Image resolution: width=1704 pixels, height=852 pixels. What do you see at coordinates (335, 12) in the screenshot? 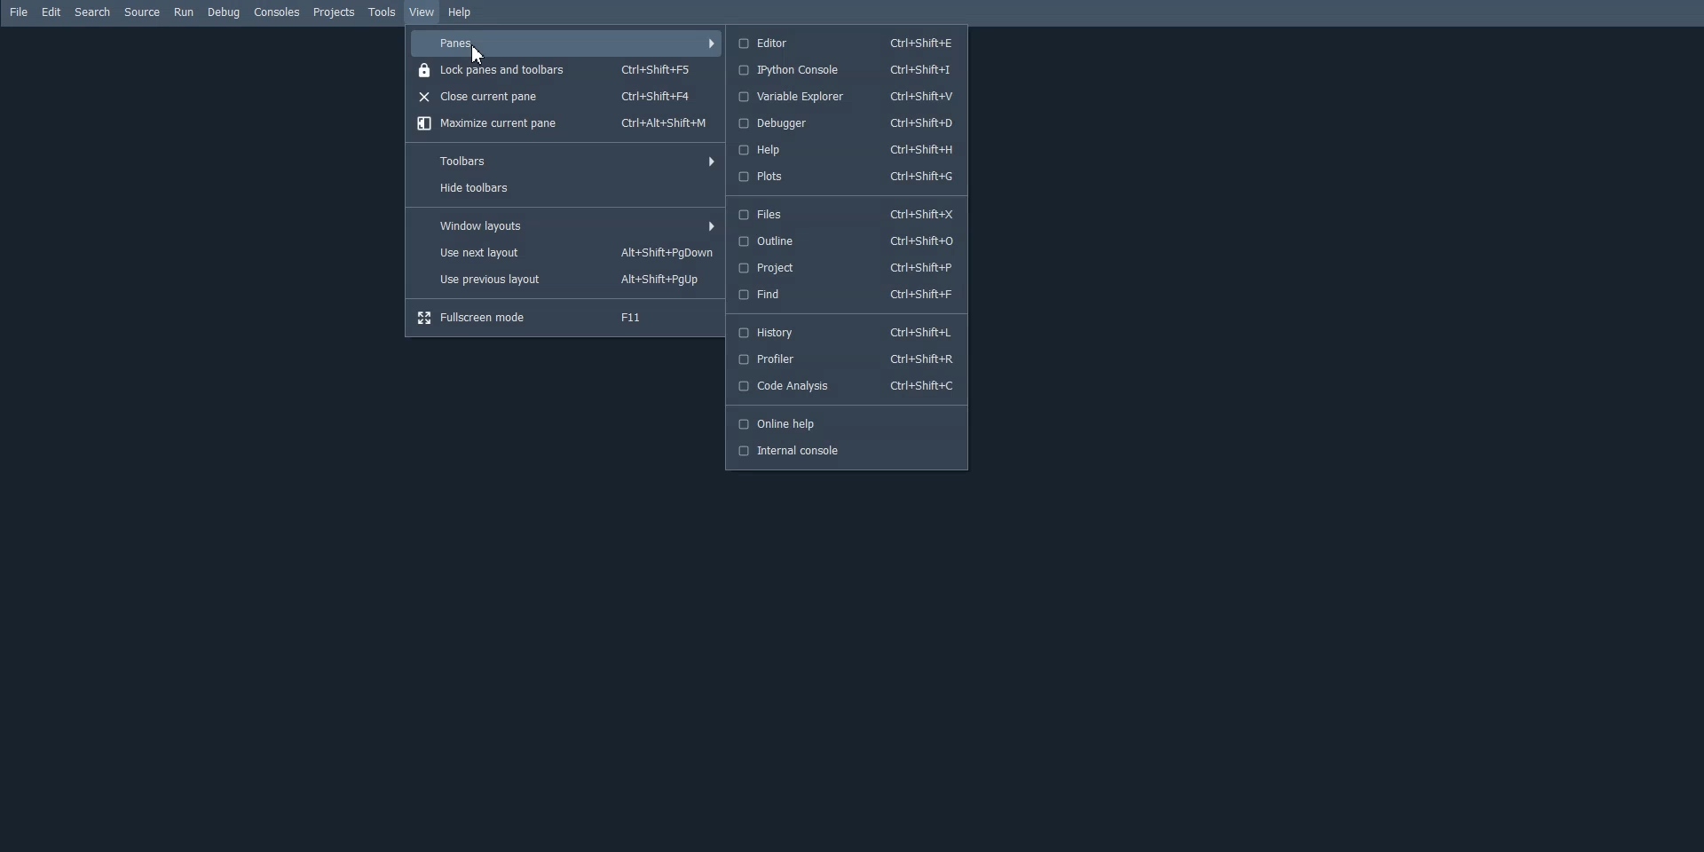
I see `Projects` at bounding box center [335, 12].